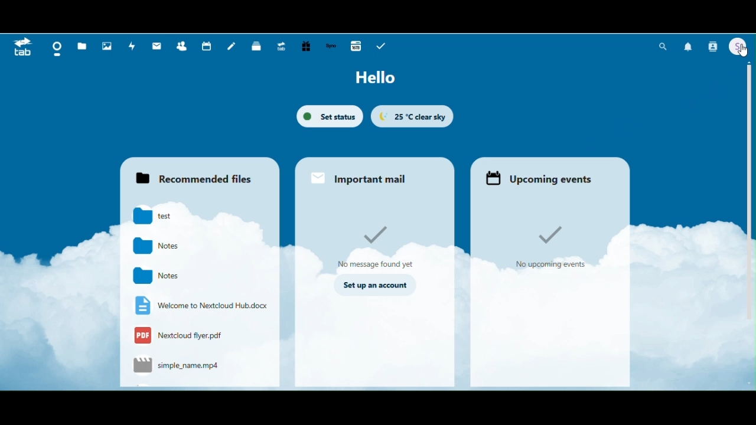 This screenshot has height=425, width=756. I want to click on Search, so click(664, 46).